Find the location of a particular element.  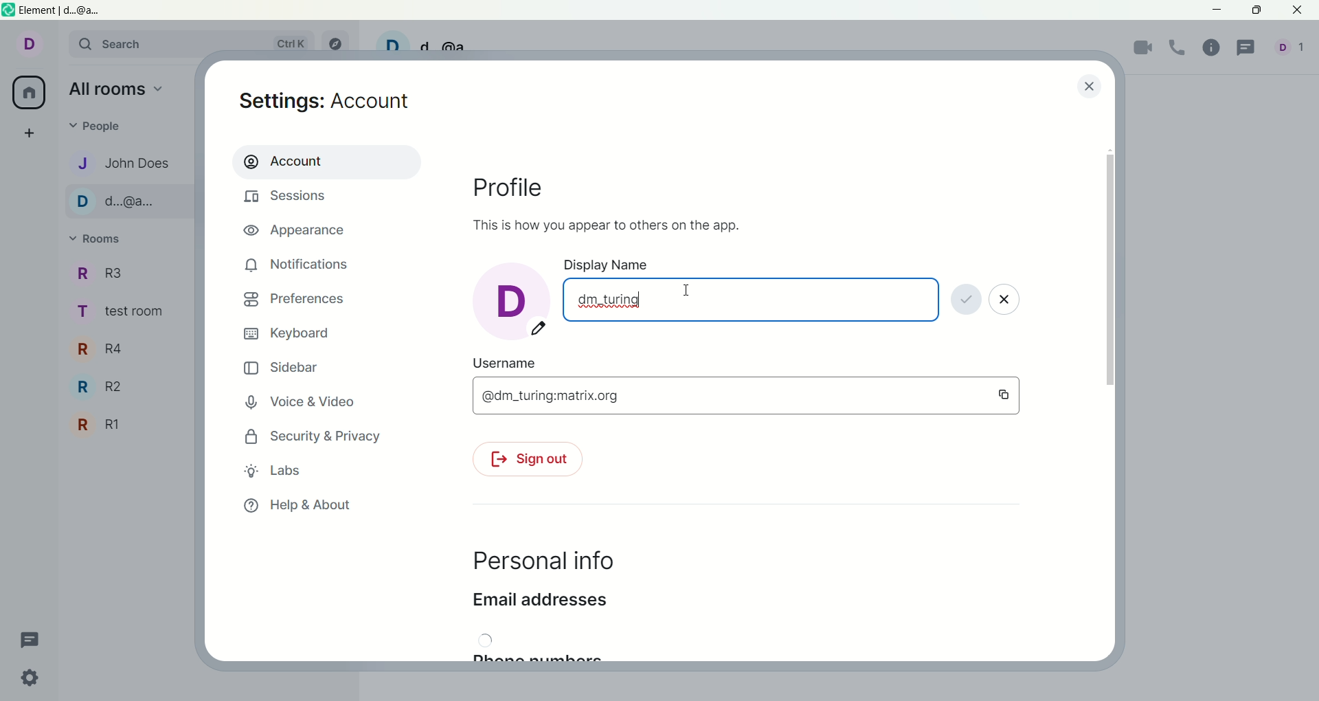

quick settings is located at coordinates (32, 681).